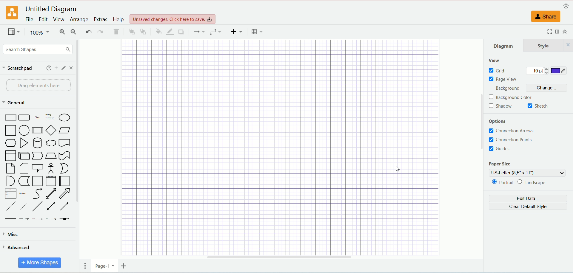  Describe the element at coordinates (38, 118) in the screenshot. I see `Text` at that location.